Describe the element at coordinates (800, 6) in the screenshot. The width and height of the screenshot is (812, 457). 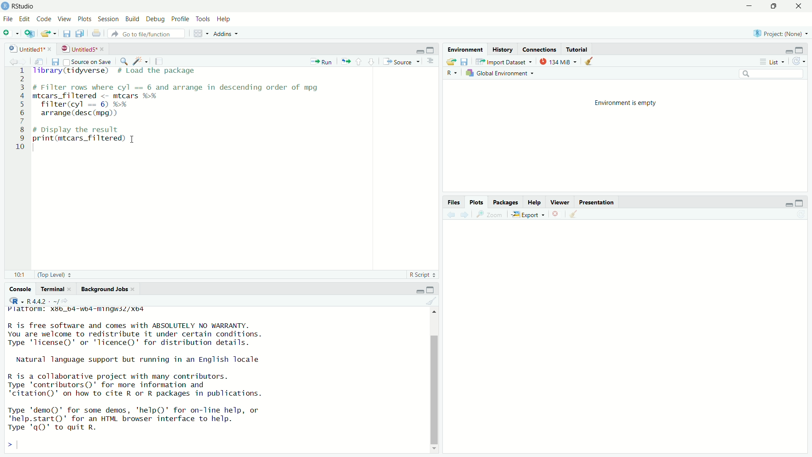
I see `close` at that location.